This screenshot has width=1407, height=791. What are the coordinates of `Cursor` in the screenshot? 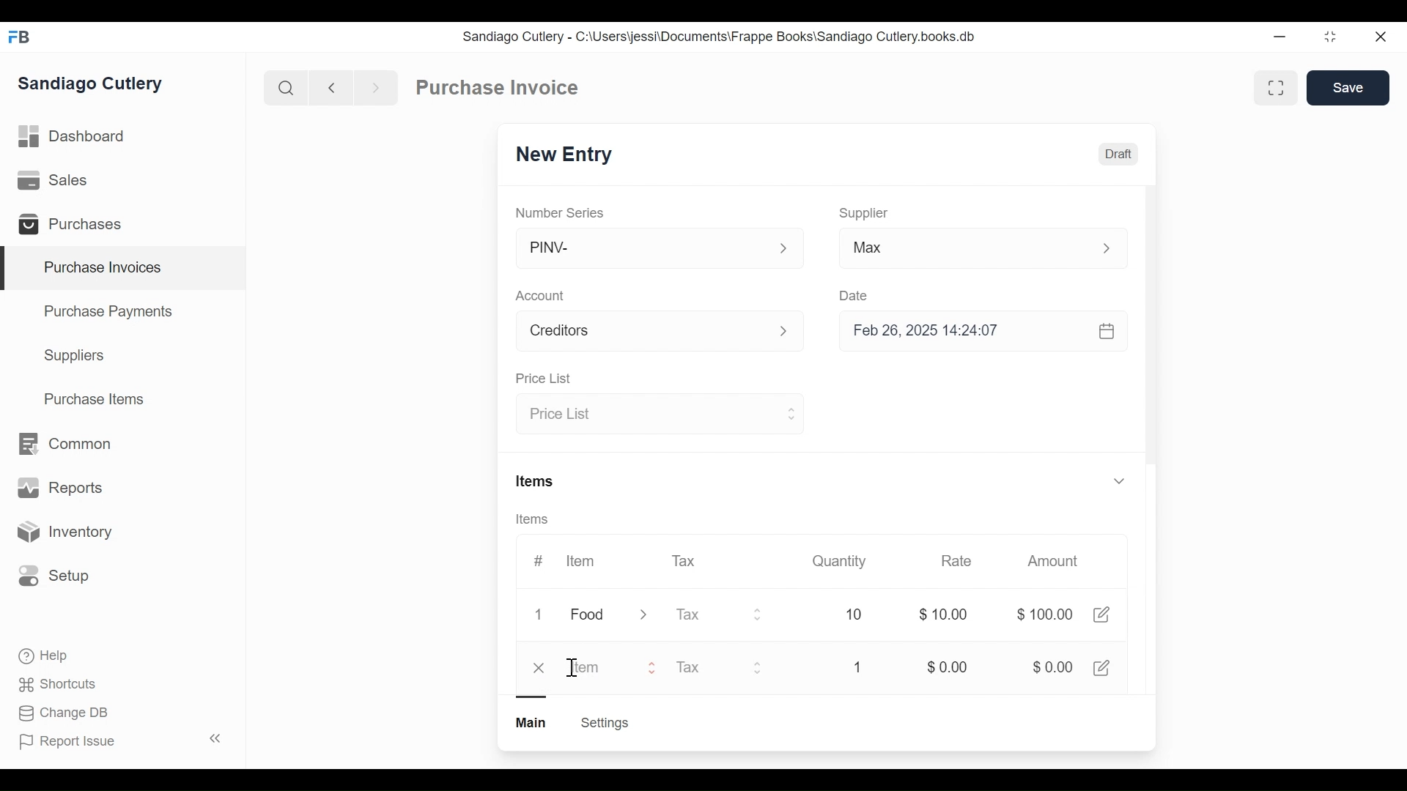 It's located at (572, 668).